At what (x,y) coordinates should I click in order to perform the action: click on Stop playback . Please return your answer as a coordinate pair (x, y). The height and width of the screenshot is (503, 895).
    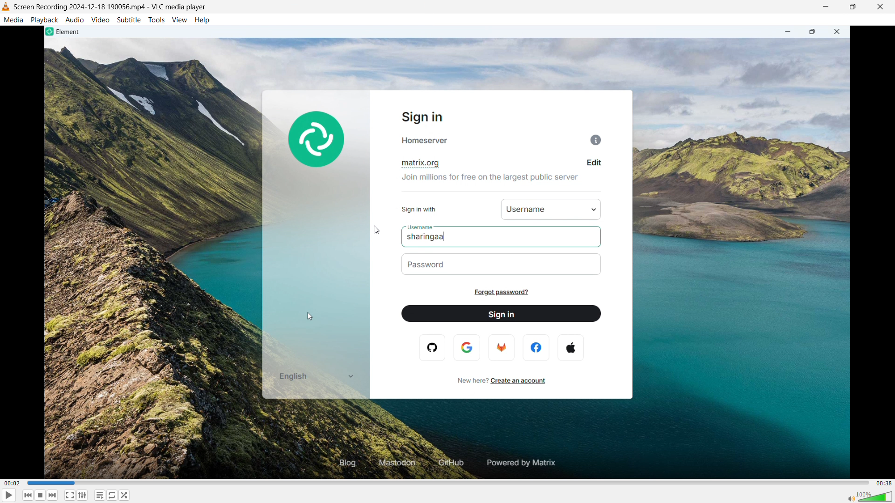
    Looking at the image, I should click on (44, 495).